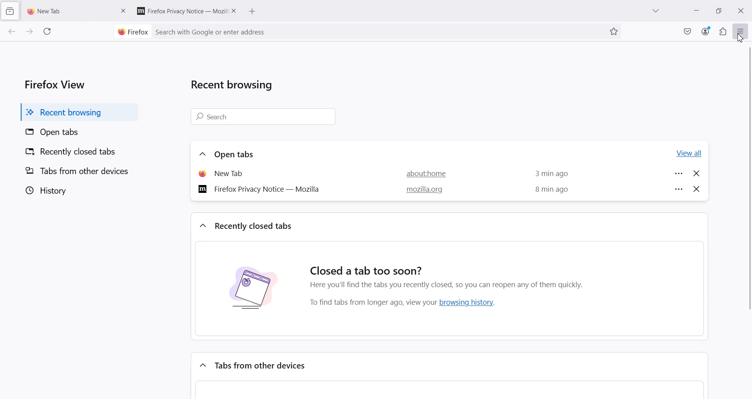 The height and width of the screenshot is (399, 752). Describe the element at coordinates (66, 10) in the screenshot. I see `Current Tab` at that location.